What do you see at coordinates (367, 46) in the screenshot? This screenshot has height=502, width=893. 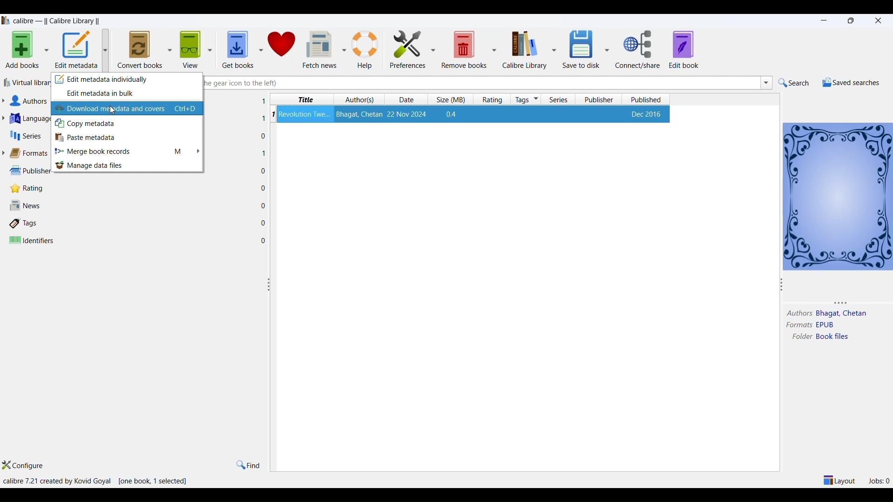 I see `help` at bounding box center [367, 46].